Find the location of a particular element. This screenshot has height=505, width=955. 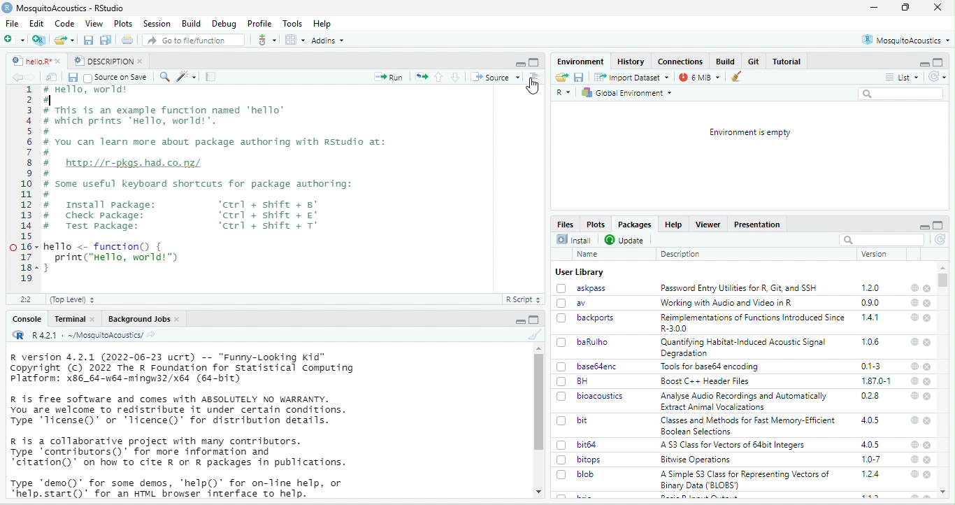

Show document outline is located at coordinates (536, 77).